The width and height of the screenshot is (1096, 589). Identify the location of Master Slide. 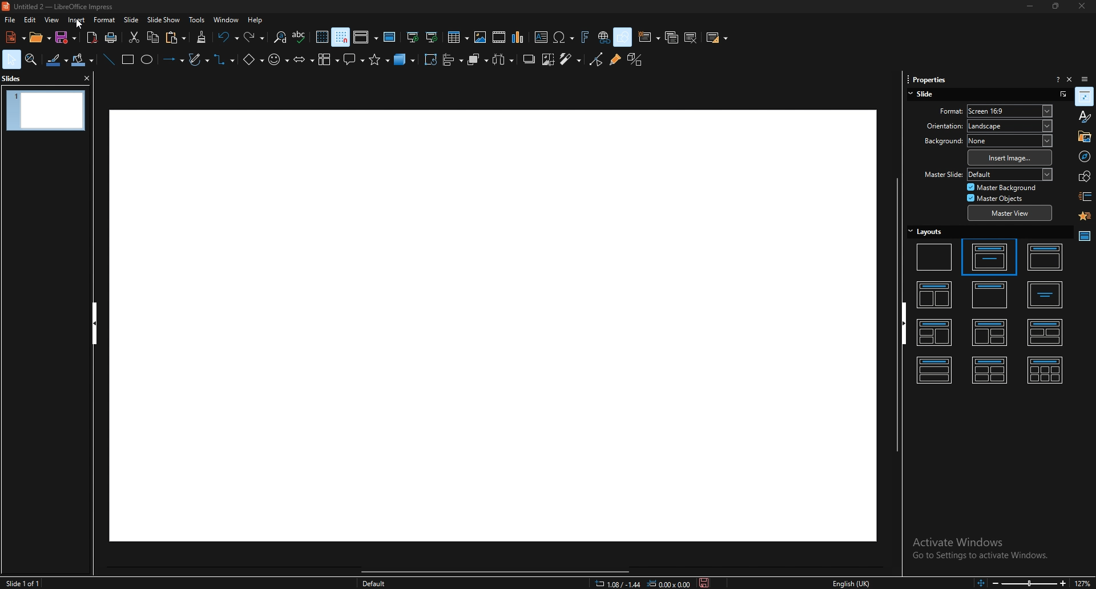
(942, 175).